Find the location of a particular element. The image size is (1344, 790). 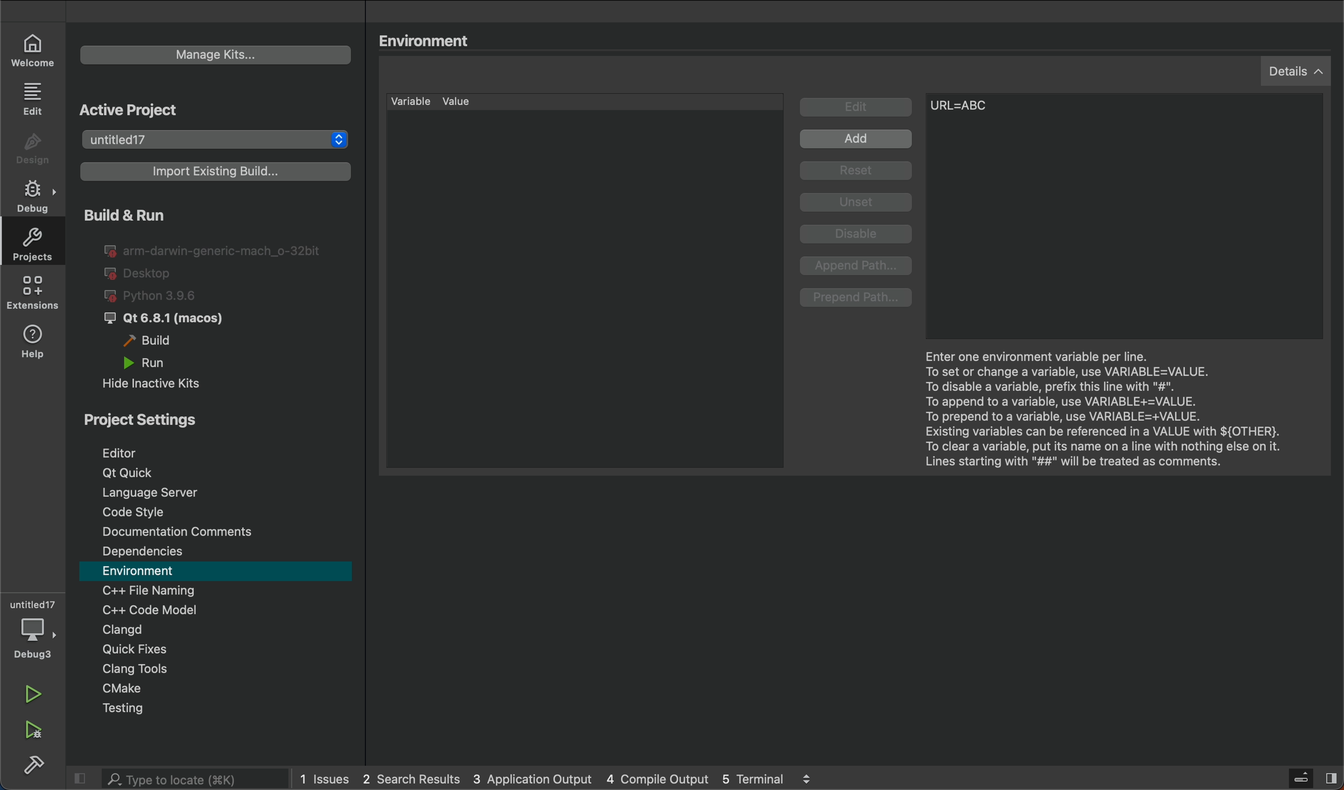

details is located at coordinates (1300, 70).